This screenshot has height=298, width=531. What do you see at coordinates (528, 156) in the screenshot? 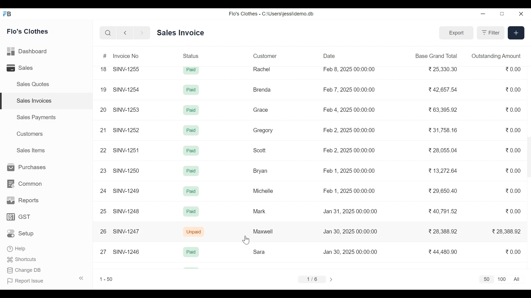
I see `Vertical Scroll bar` at bounding box center [528, 156].